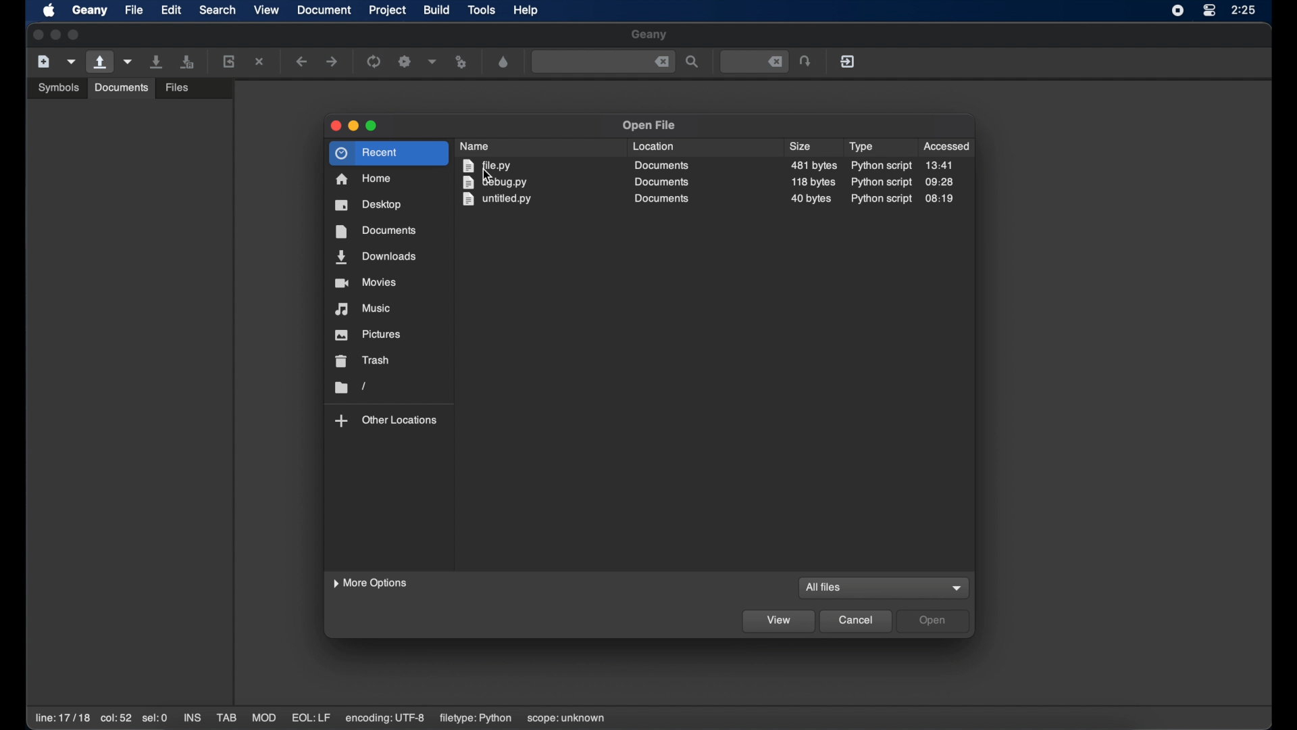 The height and width of the screenshot is (730, 1297). I want to click on cancel, so click(856, 621).